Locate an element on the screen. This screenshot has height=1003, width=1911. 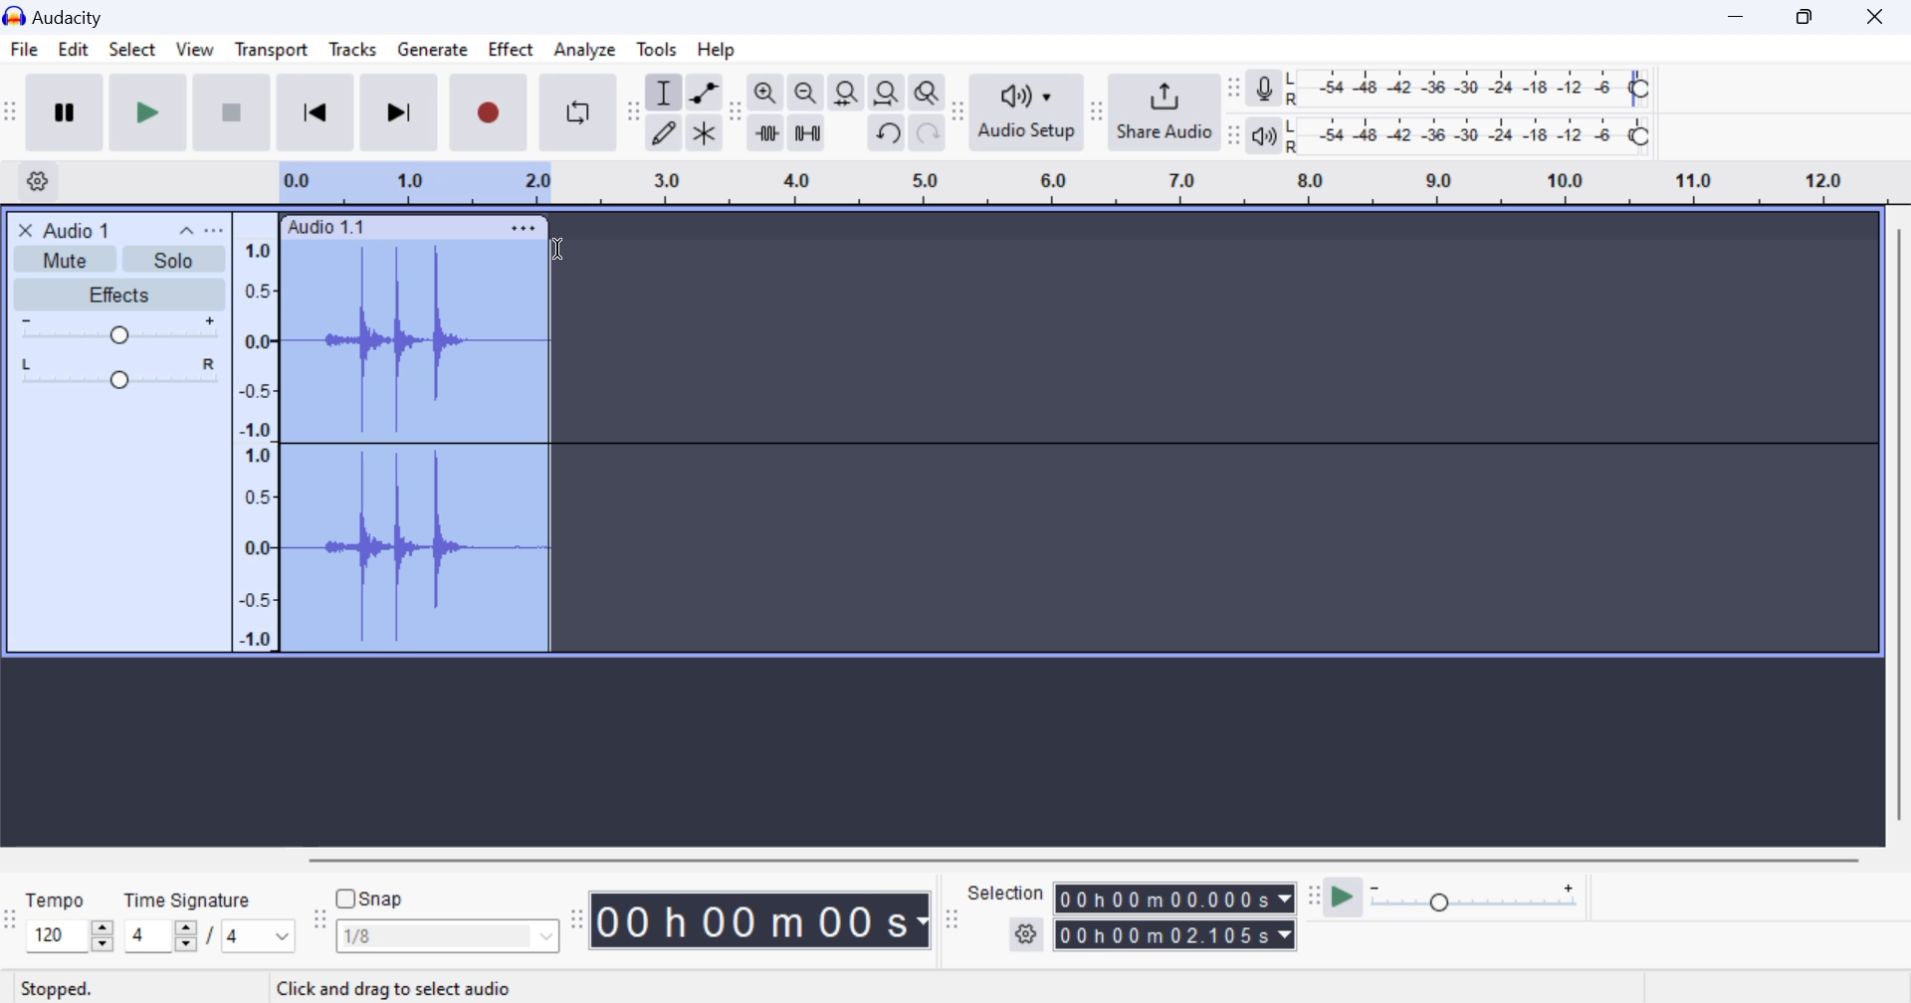
Restore Down is located at coordinates (1739, 16).